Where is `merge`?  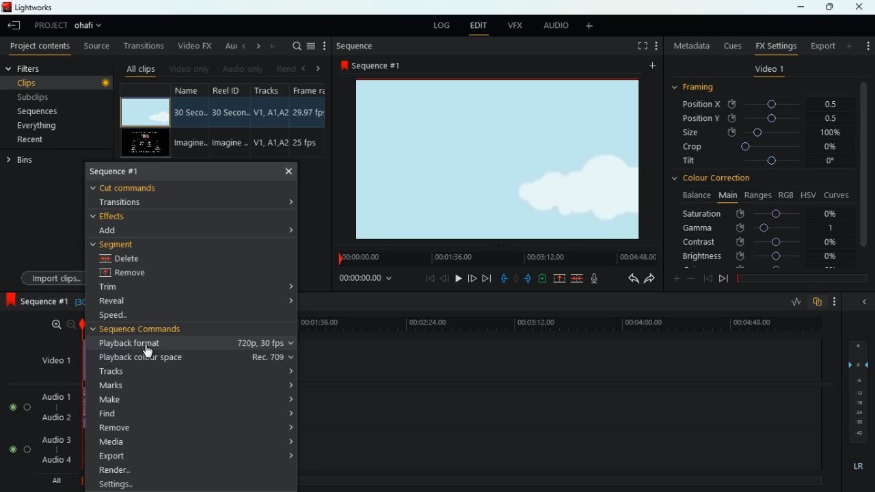
merge is located at coordinates (579, 279).